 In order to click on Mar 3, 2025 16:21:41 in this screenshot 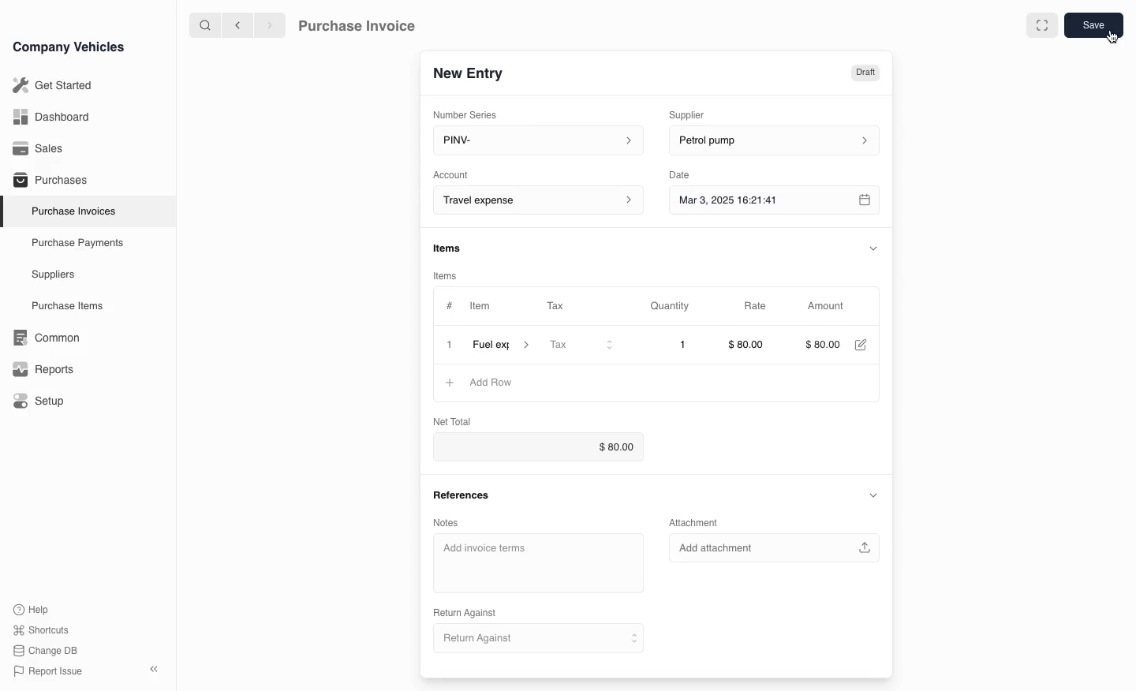, I will do `click(759, 201)`.